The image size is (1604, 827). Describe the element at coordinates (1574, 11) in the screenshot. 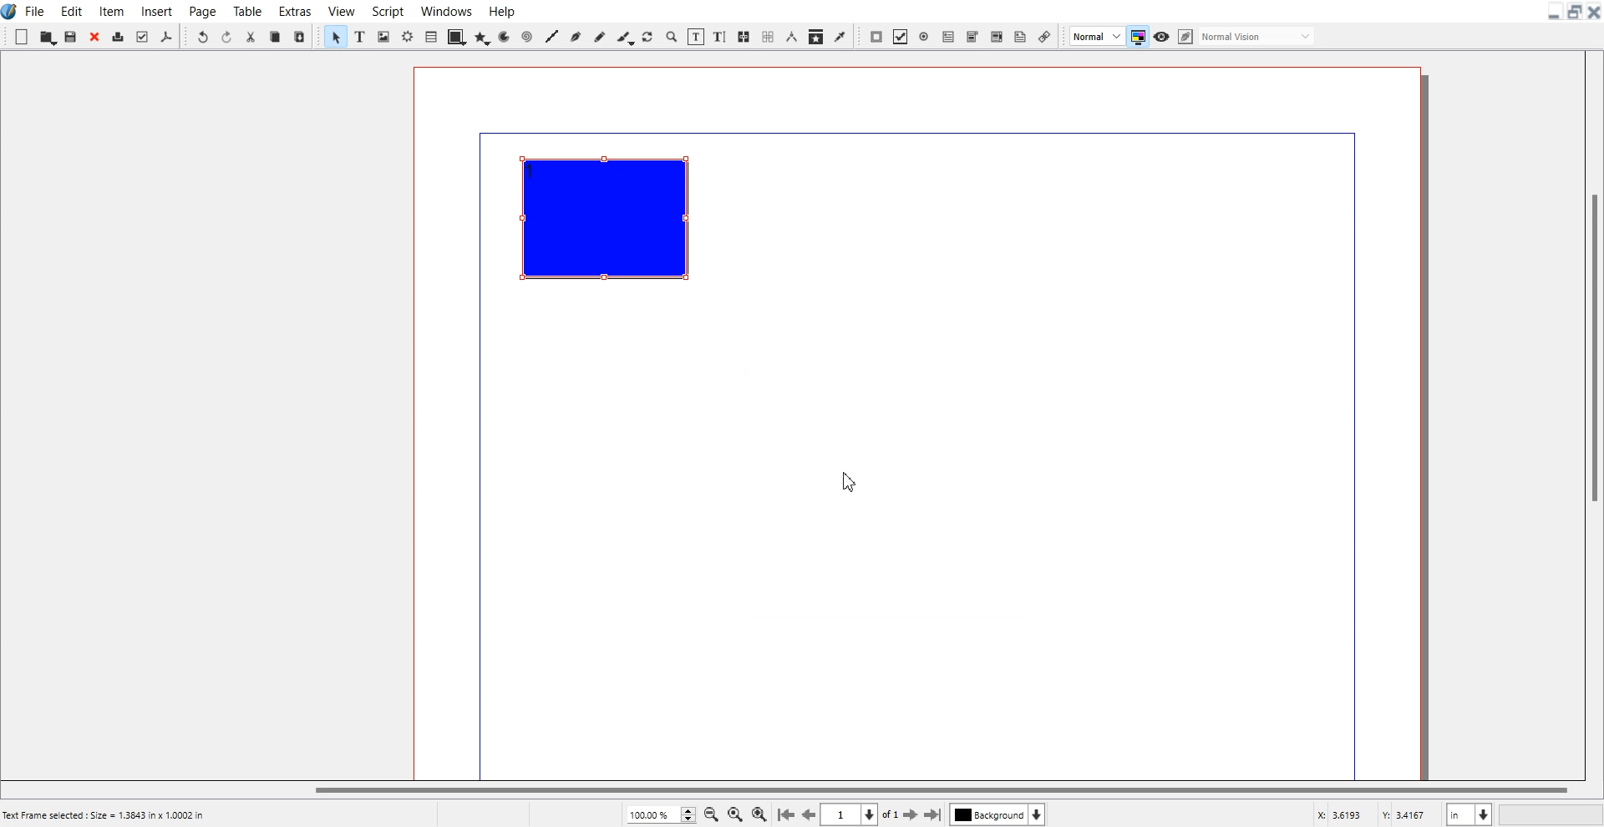

I see `Maximize` at that location.